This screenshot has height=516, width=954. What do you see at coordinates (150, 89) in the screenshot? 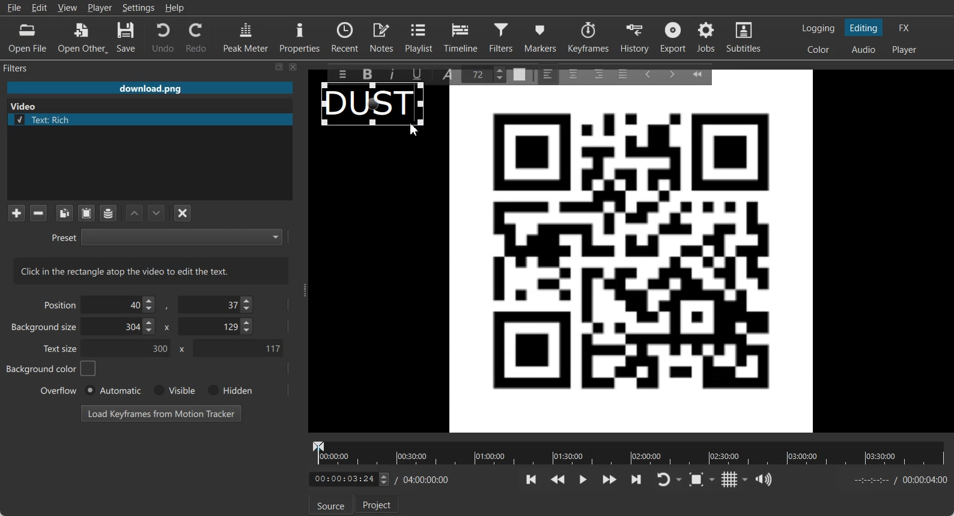
I see `File` at bounding box center [150, 89].